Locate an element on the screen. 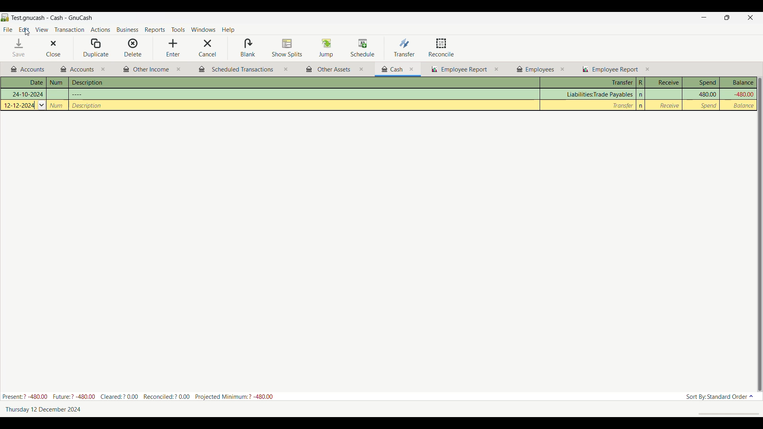 The height and width of the screenshot is (429, 763). Delete is located at coordinates (134, 48).